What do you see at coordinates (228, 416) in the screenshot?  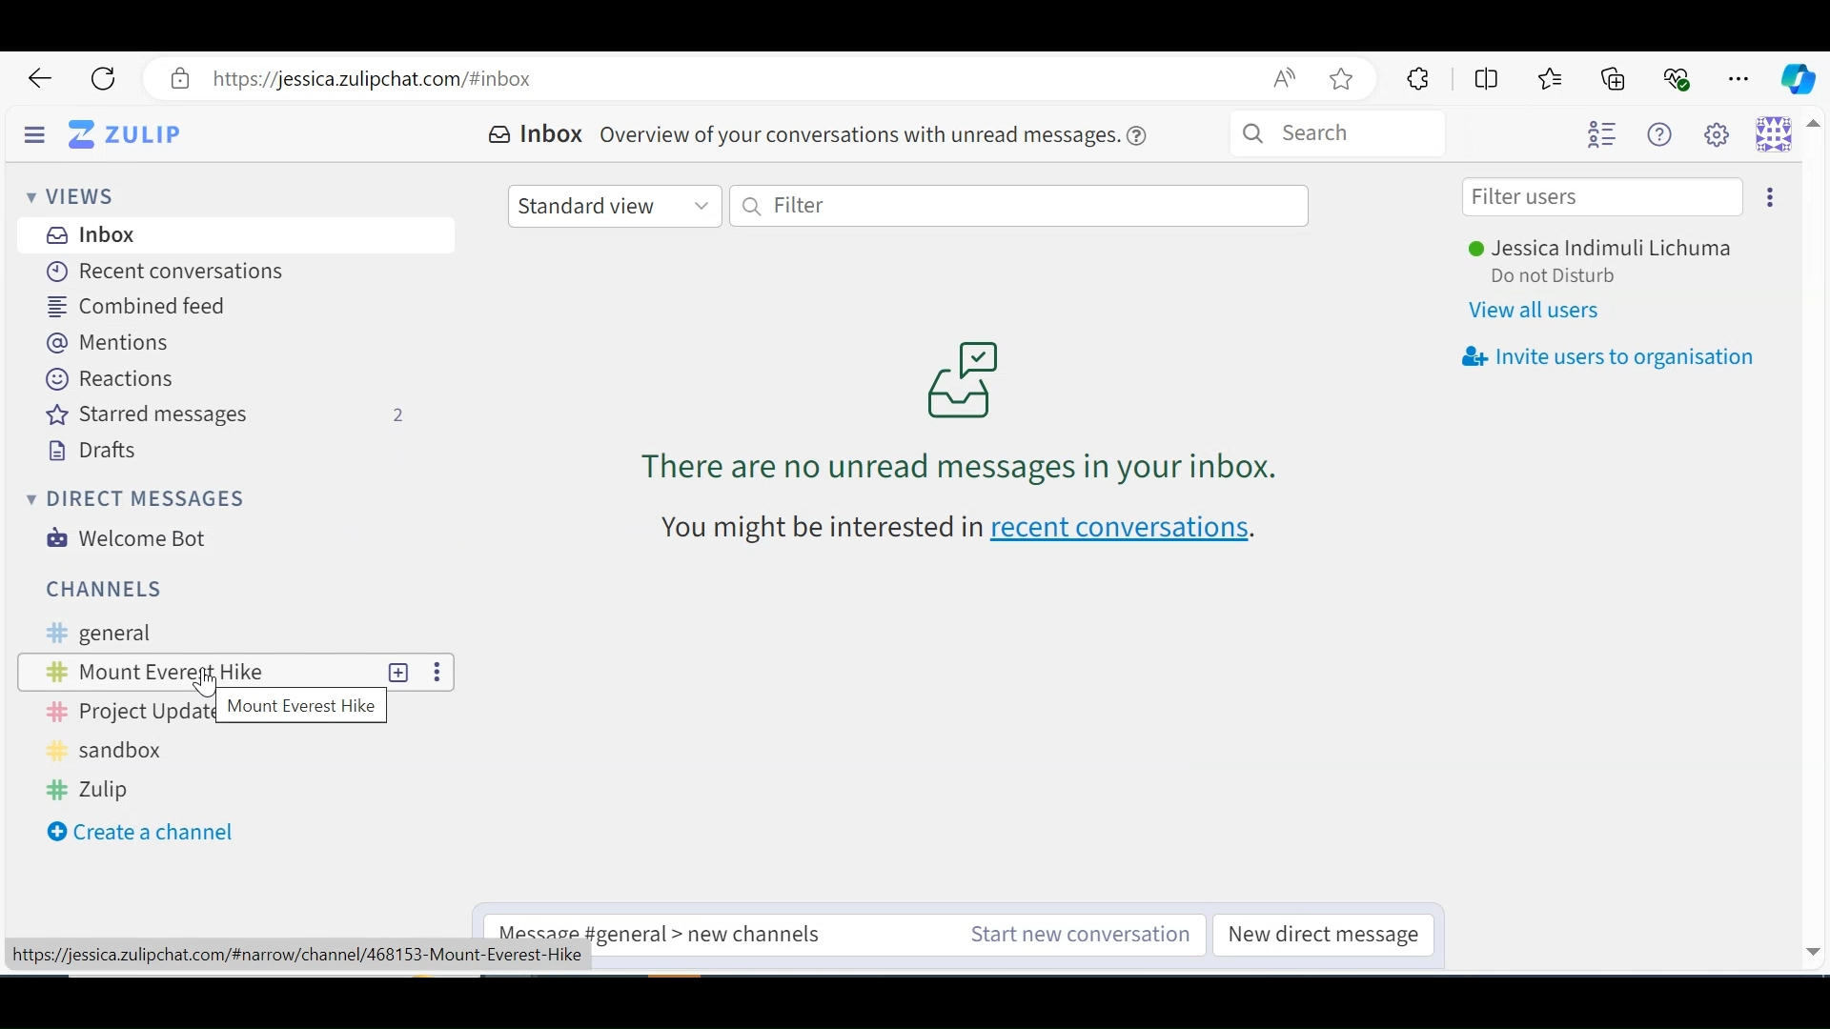 I see `Starred messages` at bounding box center [228, 416].